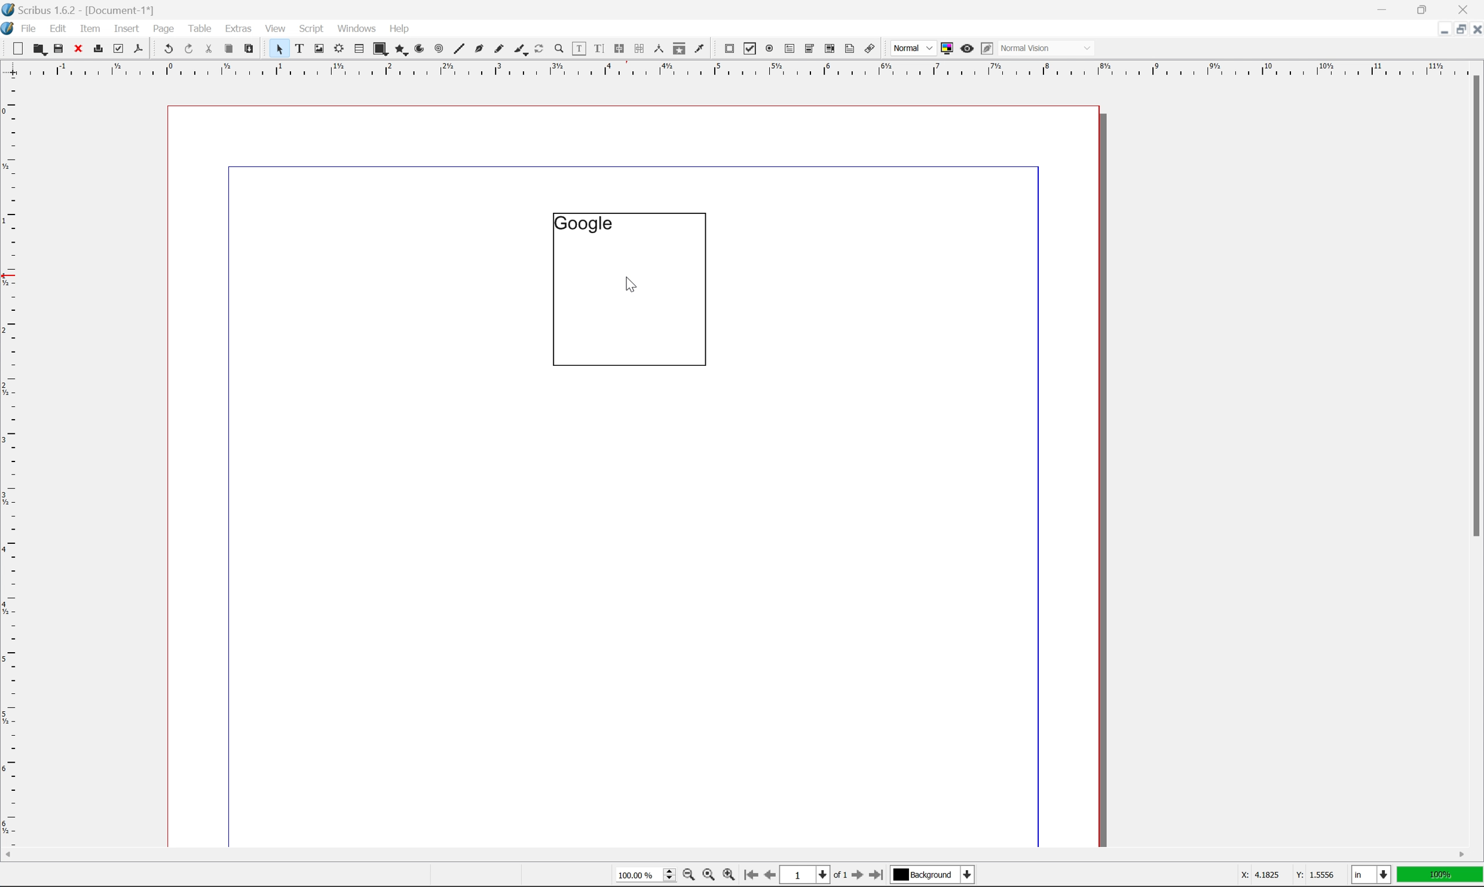  What do you see at coordinates (439, 48) in the screenshot?
I see `spiral` at bounding box center [439, 48].